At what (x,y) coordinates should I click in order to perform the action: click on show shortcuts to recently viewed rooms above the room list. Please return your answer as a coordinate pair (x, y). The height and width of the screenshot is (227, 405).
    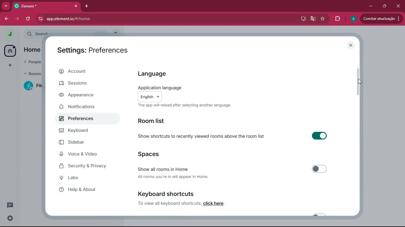
    Looking at the image, I should click on (235, 137).